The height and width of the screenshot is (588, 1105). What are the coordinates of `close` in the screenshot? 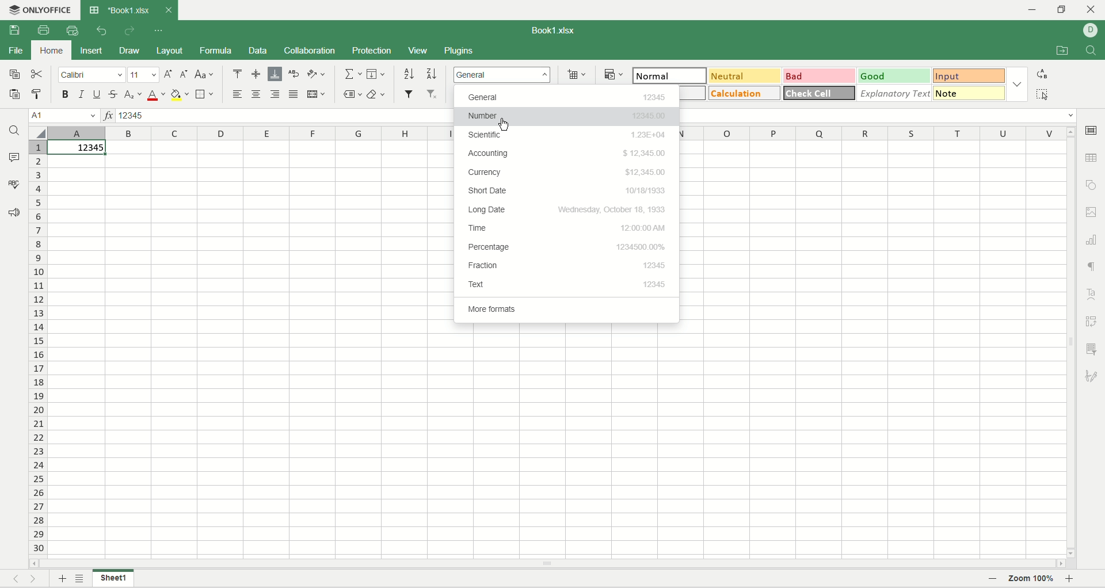 It's located at (165, 12).